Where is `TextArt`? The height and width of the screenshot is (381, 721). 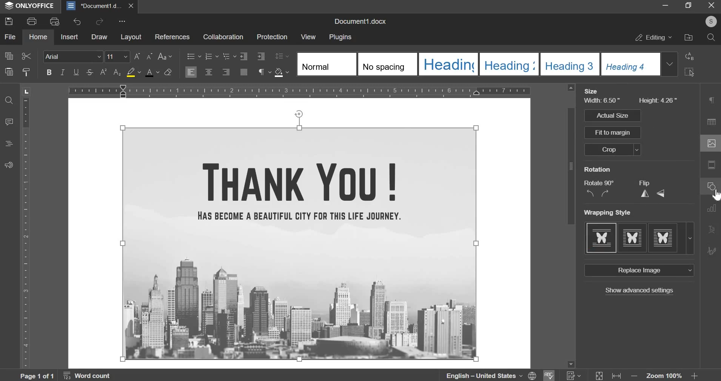
TextArt is located at coordinates (713, 229).